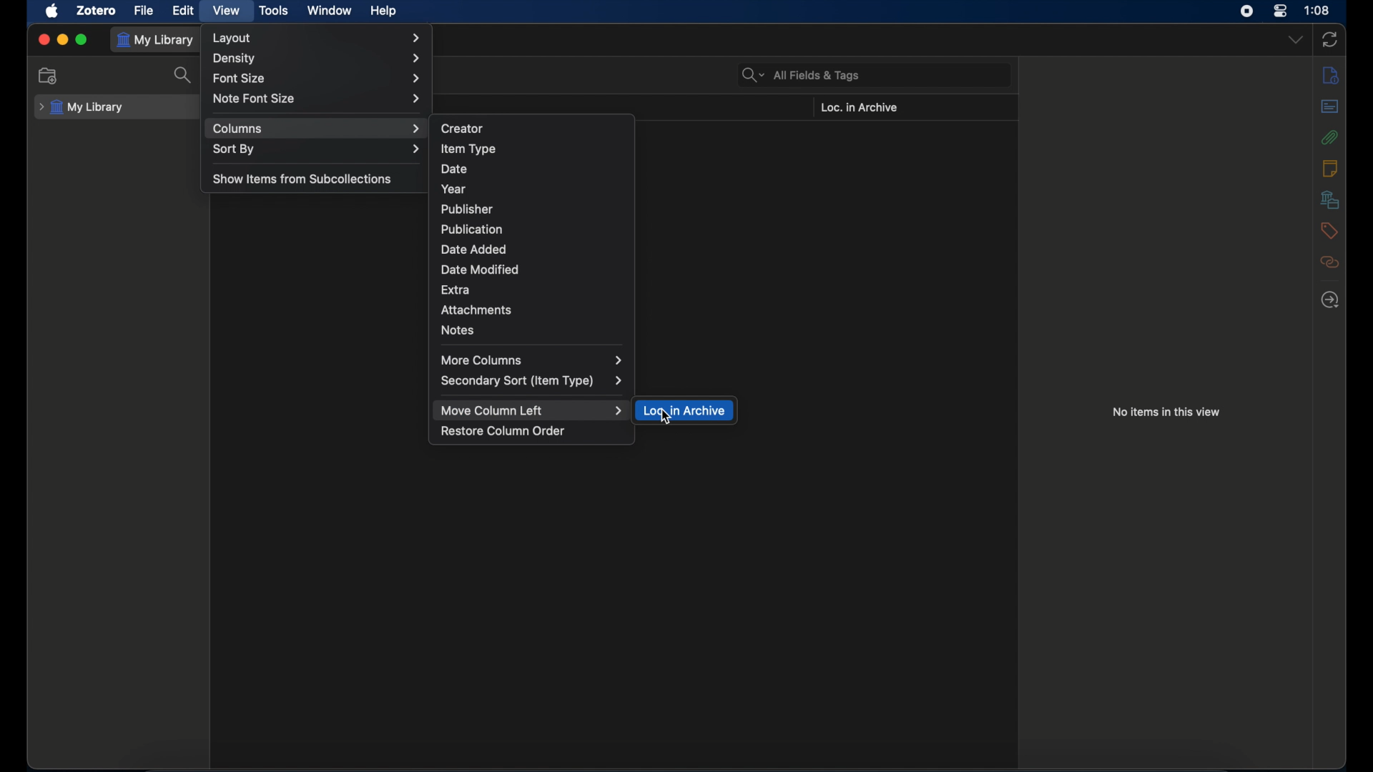  What do you see at coordinates (82, 39) in the screenshot?
I see `maximize` at bounding box center [82, 39].